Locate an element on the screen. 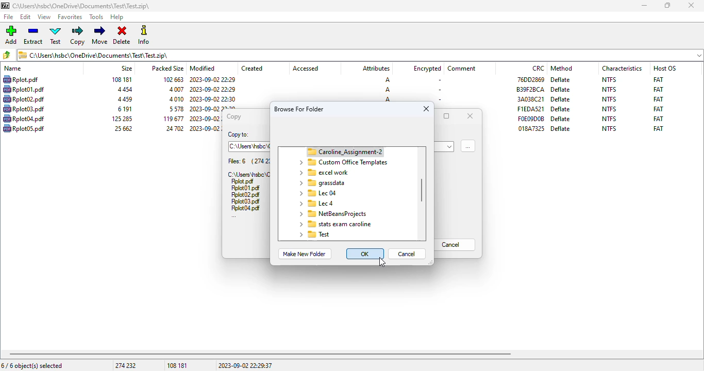 This screenshot has width=704, height=371. A is located at coordinates (388, 90).